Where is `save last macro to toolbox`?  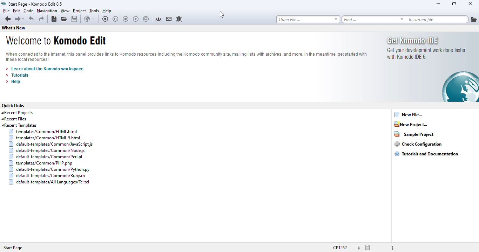
save last macro to toolbox is located at coordinates (146, 19).